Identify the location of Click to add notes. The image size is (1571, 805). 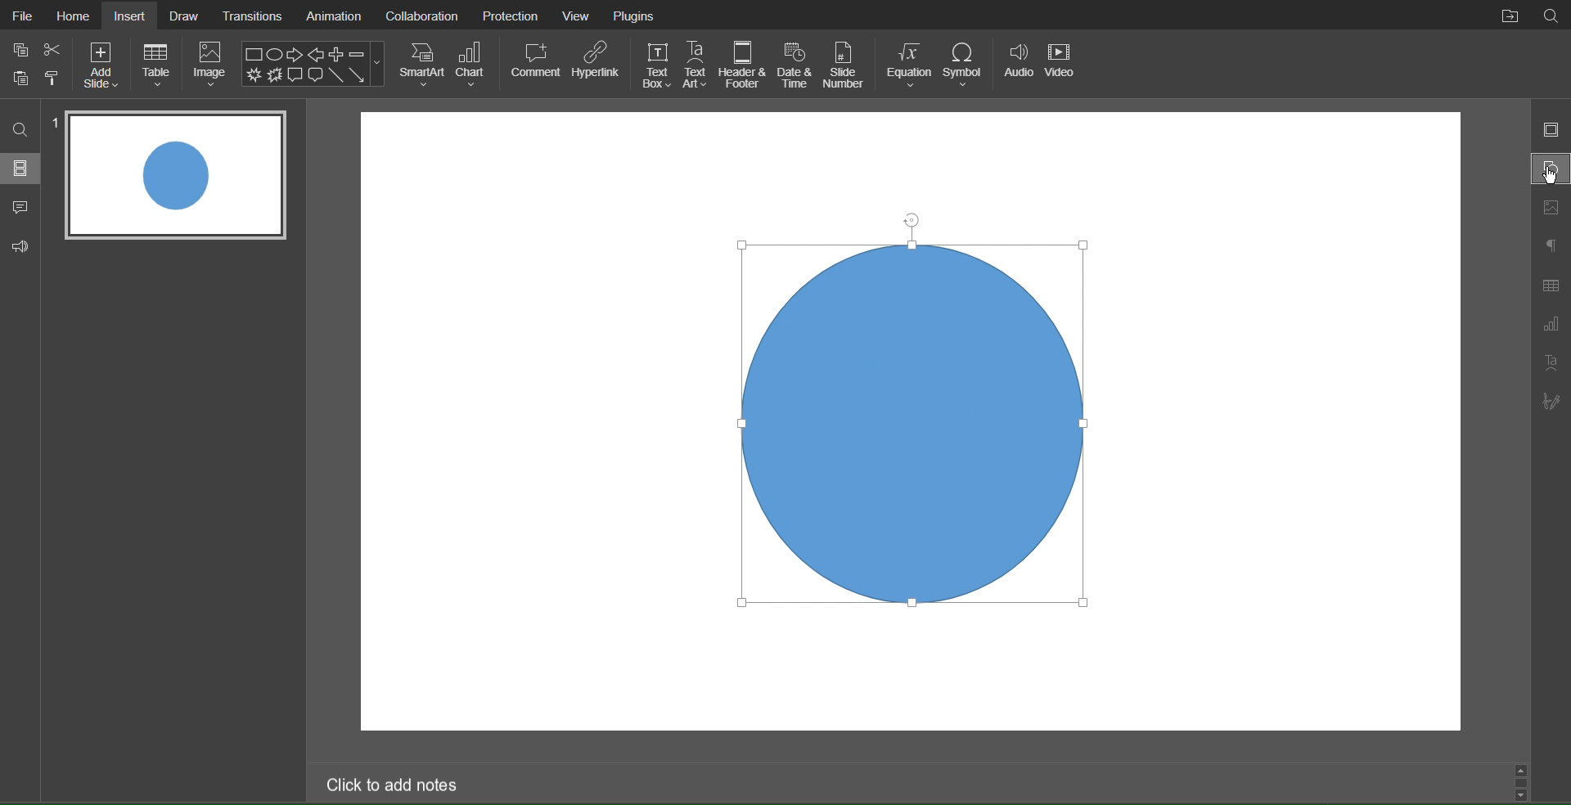
(394, 784).